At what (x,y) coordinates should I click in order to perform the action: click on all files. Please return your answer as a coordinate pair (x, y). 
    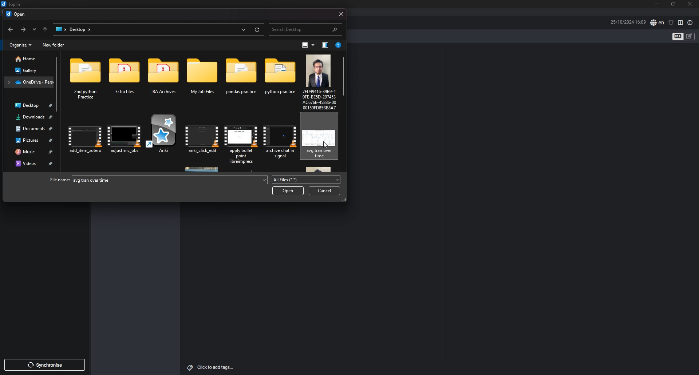
    Looking at the image, I should click on (307, 180).